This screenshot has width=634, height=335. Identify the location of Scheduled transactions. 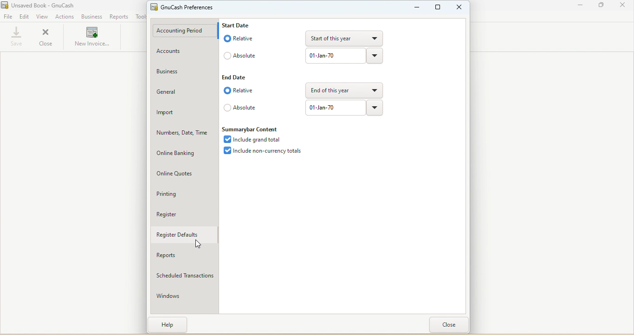
(185, 275).